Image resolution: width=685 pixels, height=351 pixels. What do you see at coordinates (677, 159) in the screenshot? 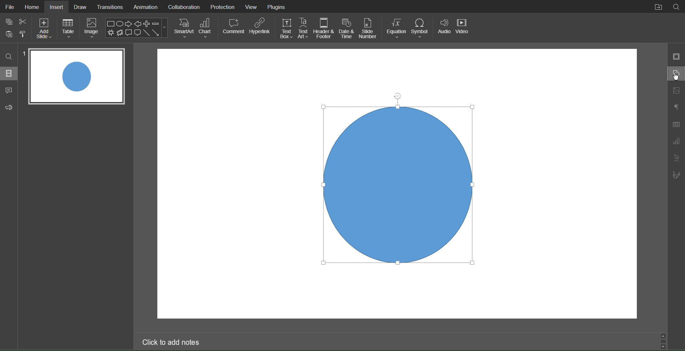
I see `Text Art` at bounding box center [677, 159].